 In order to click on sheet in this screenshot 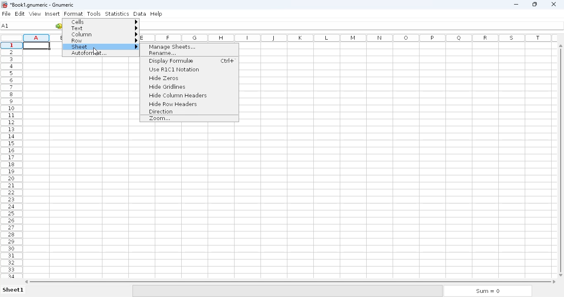, I will do `click(102, 47)`.